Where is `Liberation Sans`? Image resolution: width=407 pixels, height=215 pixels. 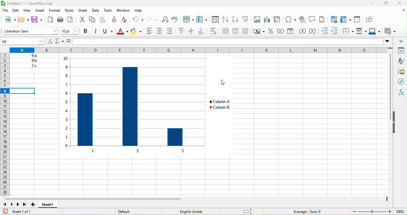
Liberation Sans is located at coordinates (31, 30).